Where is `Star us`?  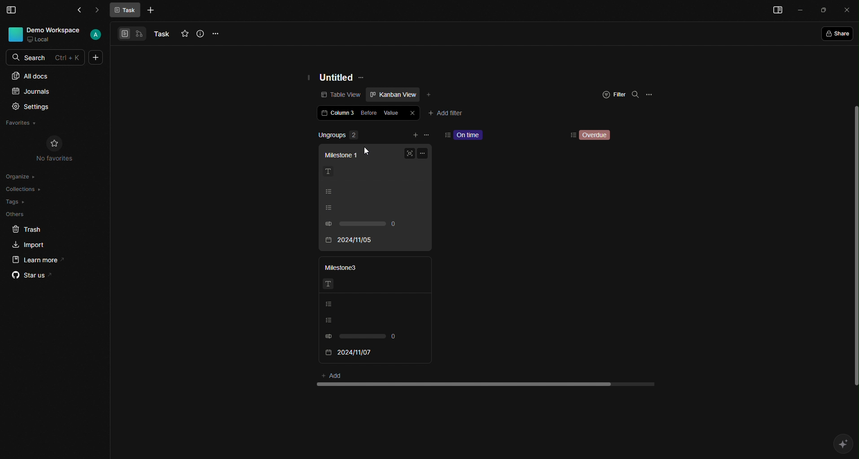 Star us is located at coordinates (29, 276).